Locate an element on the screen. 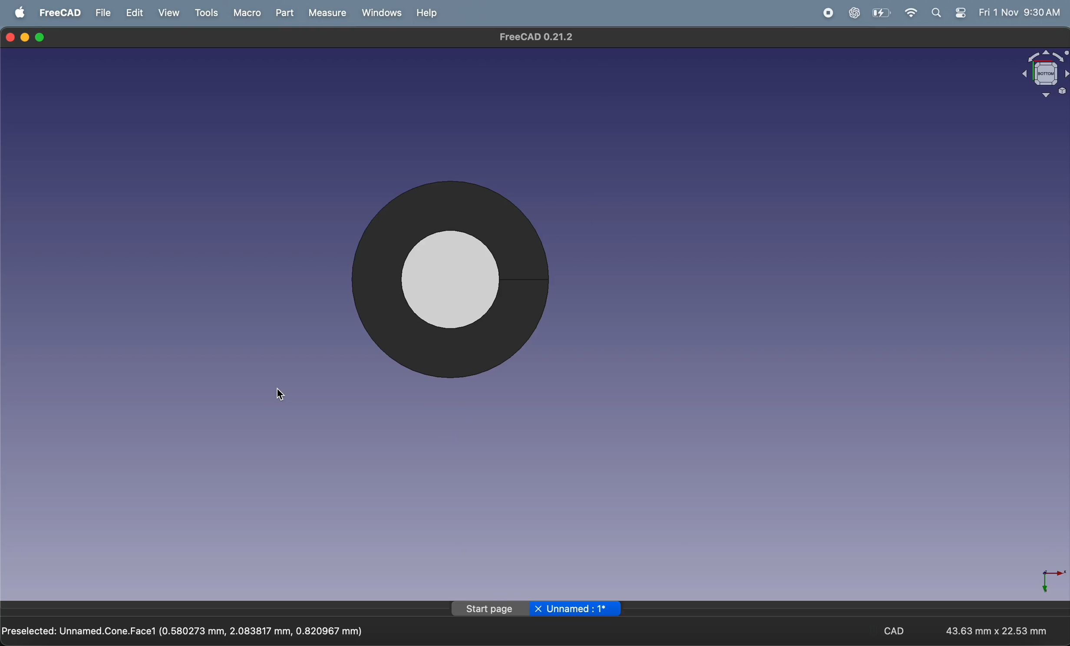  object view is located at coordinates (1034, 72).